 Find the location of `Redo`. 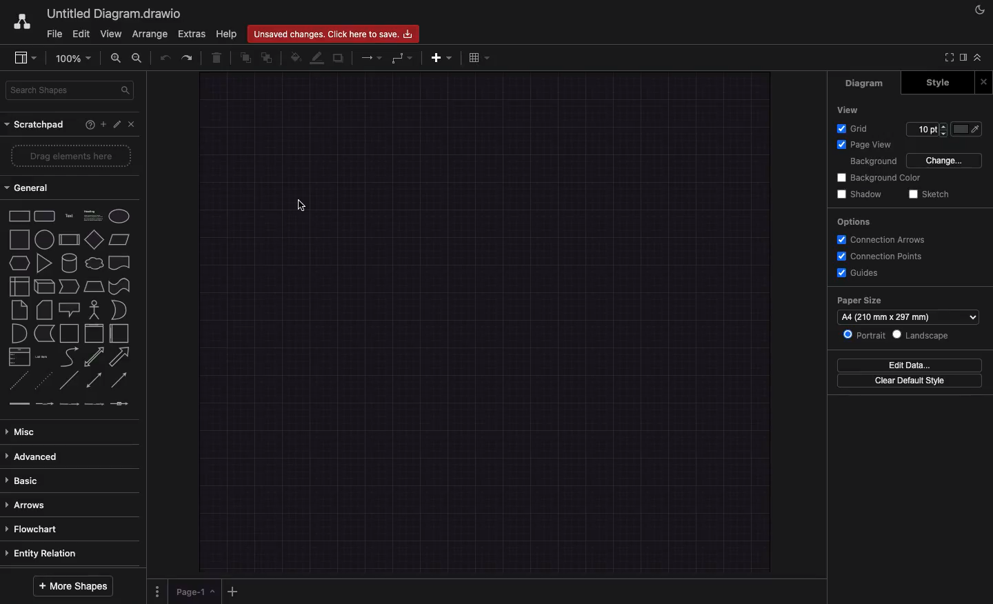

Redo is located at coordinates (188, 57).